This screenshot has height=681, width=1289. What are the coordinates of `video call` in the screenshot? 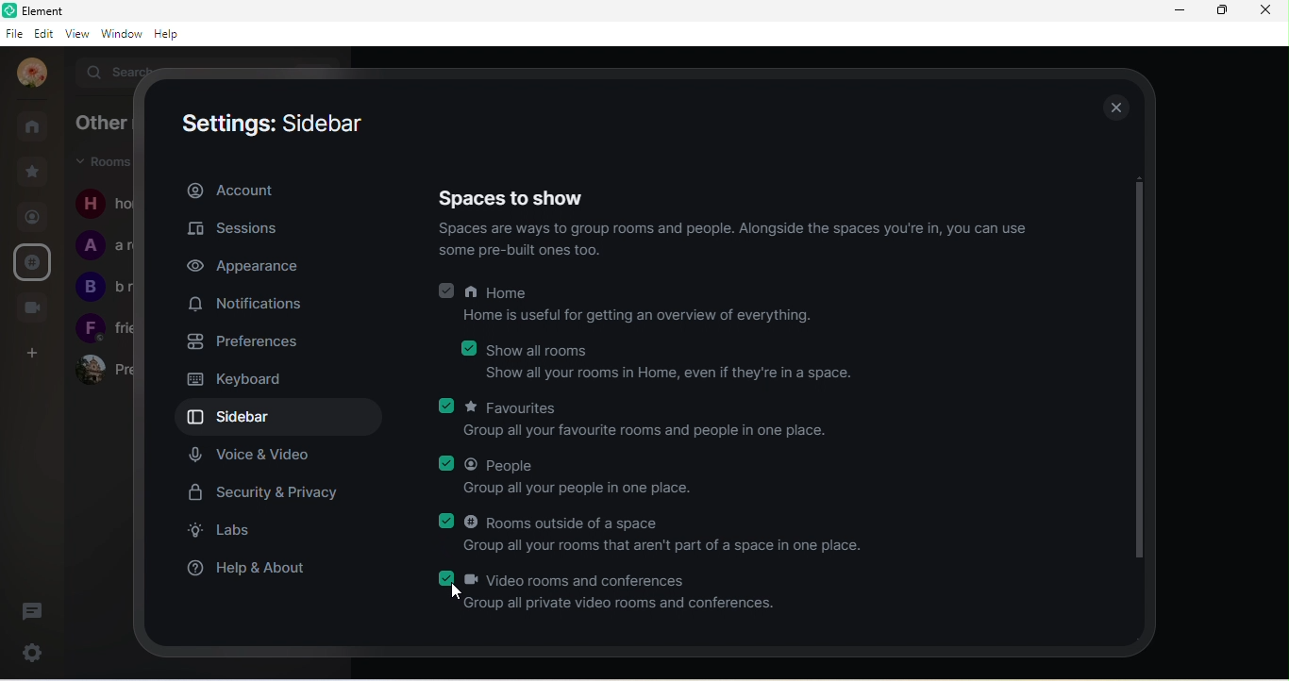 It's located at (35, 307).